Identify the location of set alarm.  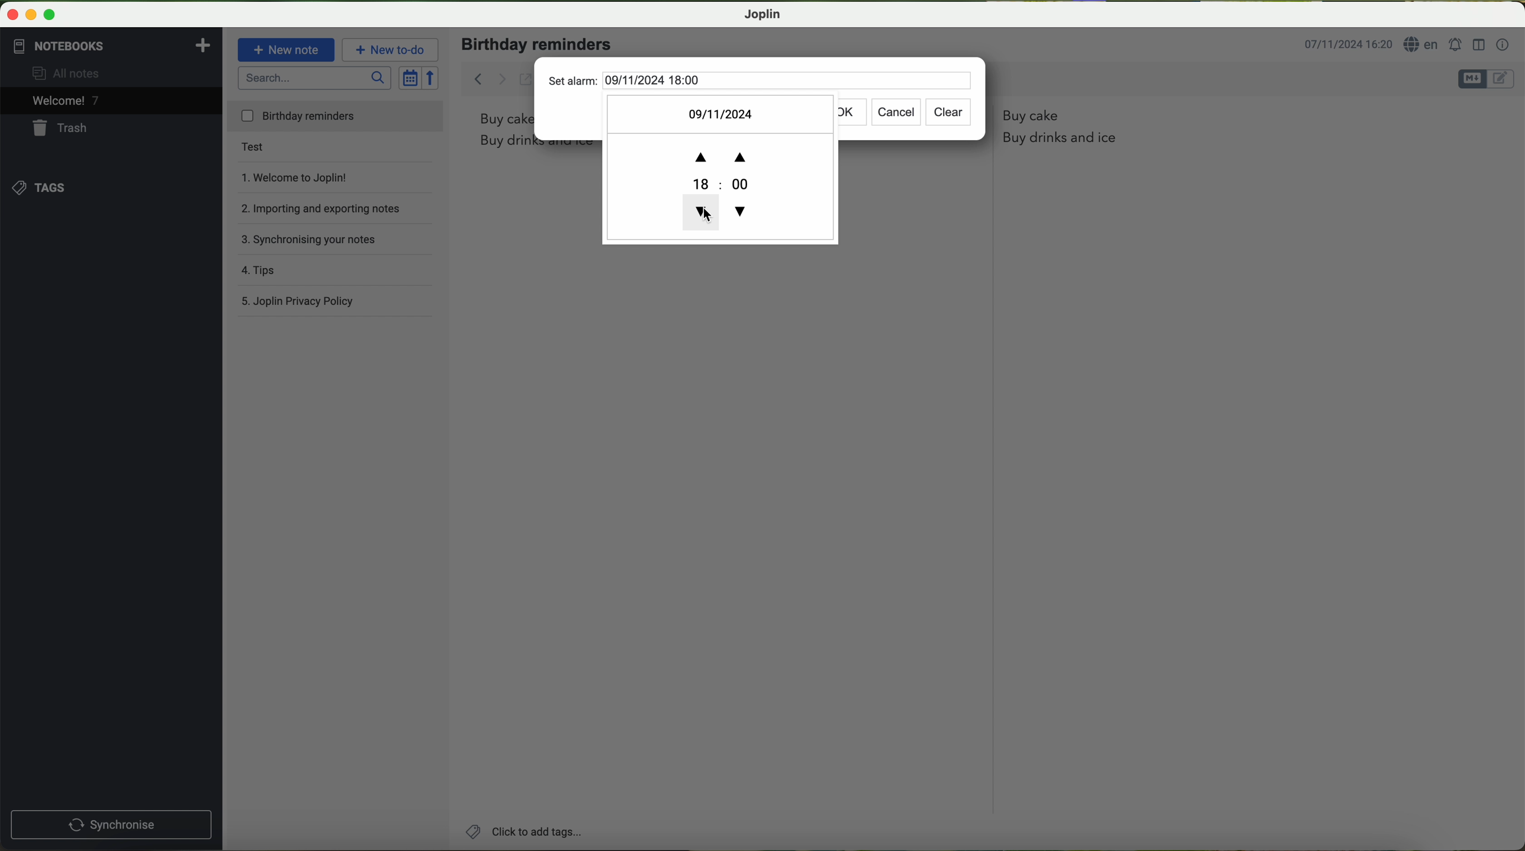
(1458, 45).